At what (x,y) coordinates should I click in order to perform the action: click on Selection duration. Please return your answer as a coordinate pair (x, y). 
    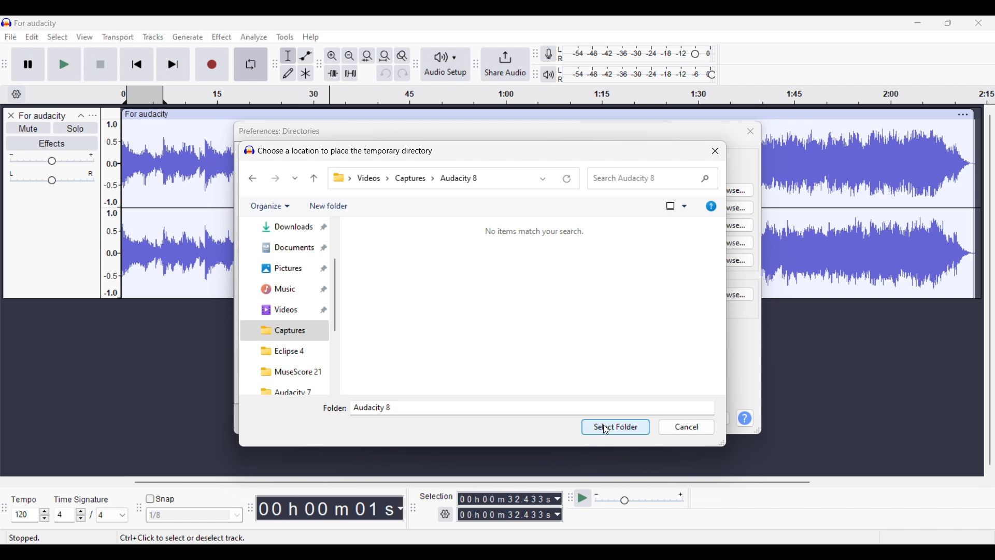
    Looking at the image, I should click on (505, 507).